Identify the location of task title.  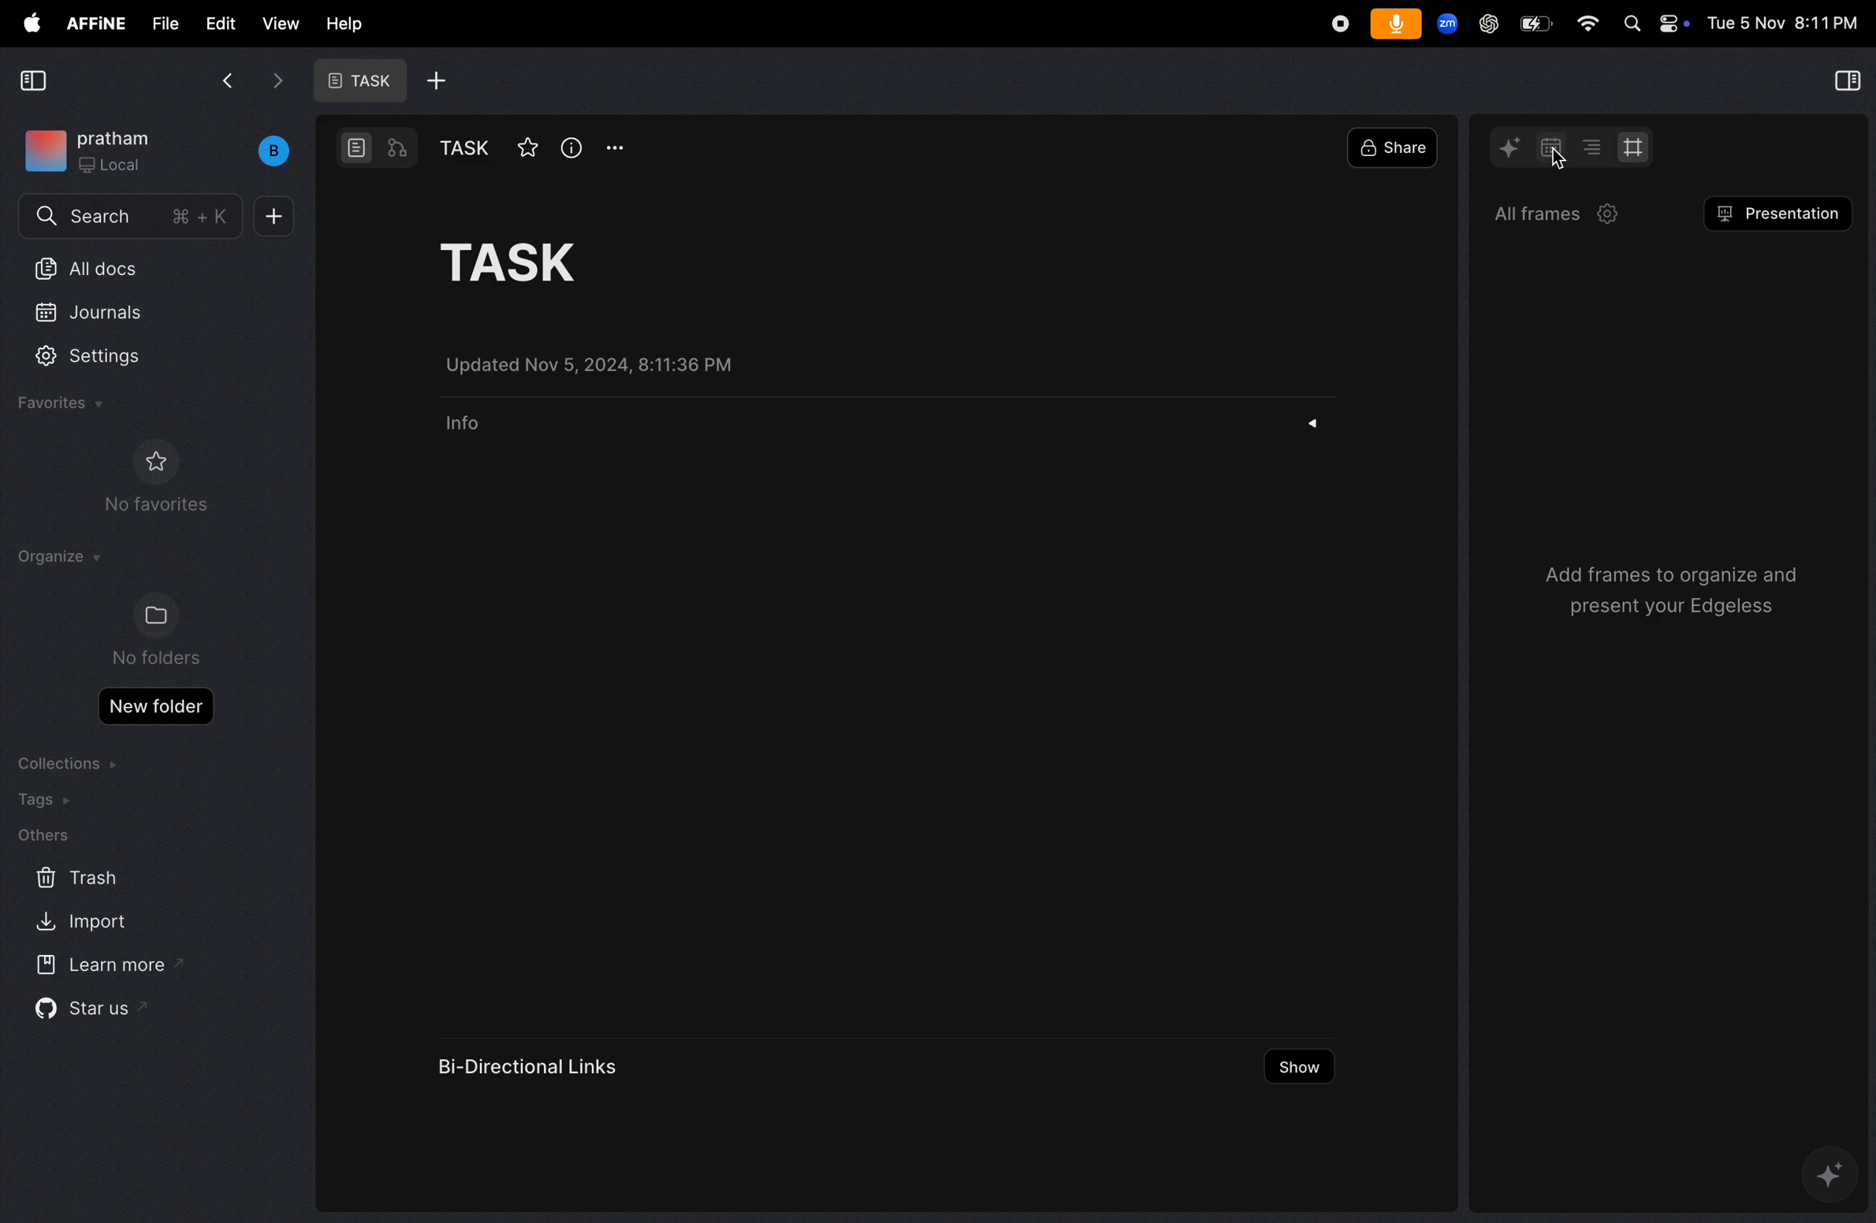
(540, 260).